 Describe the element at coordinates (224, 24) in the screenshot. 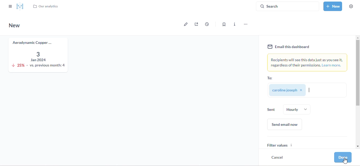

I see `bookmark` at that location.